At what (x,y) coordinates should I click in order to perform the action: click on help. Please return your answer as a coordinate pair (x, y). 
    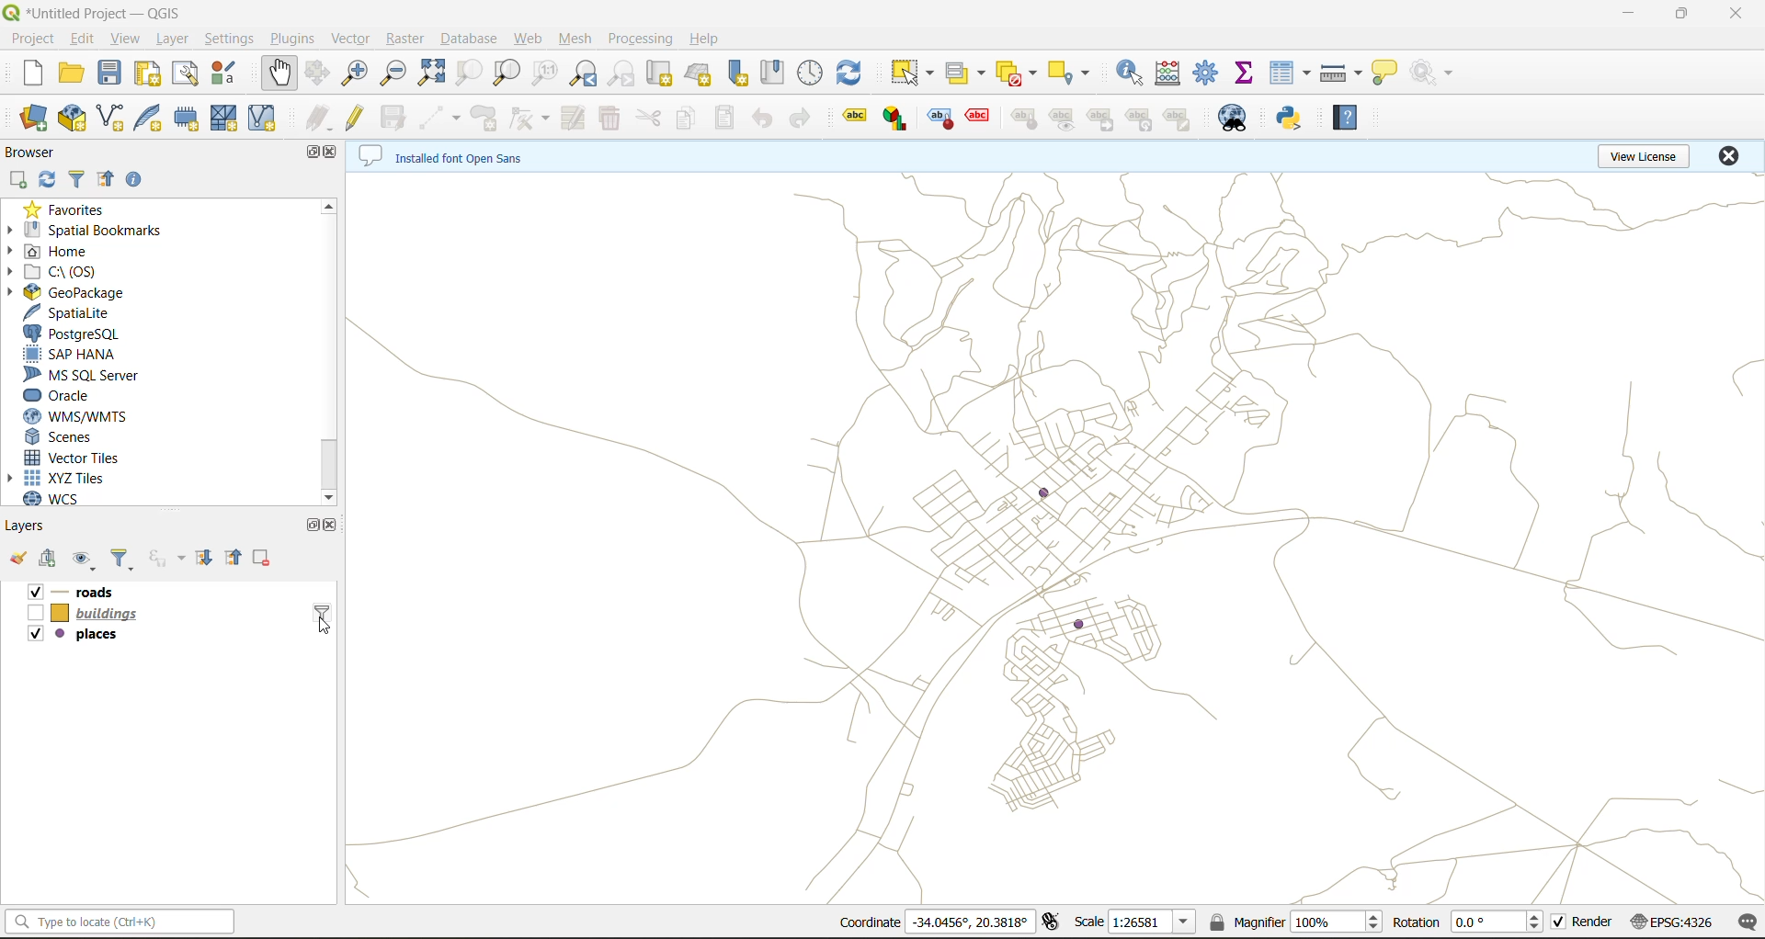
    Looking at the image, I should click on (707, 41).